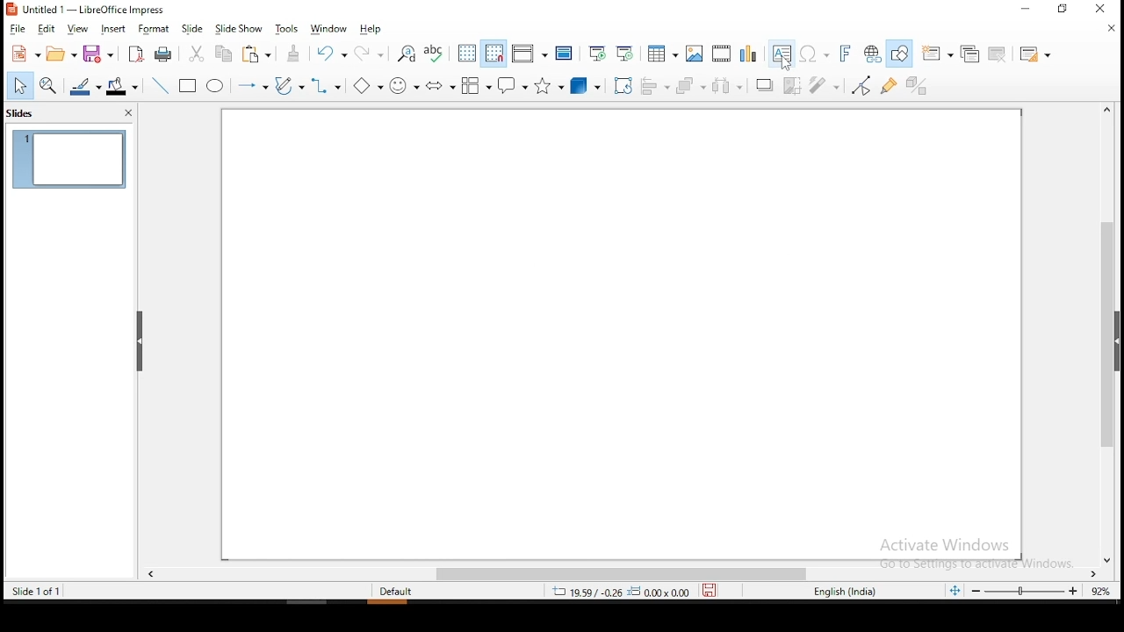 This screenshot has width=1124, height=632. Describe the element at coordinates (298, 55) in the screenshot. I see `clone formatting` at that location.